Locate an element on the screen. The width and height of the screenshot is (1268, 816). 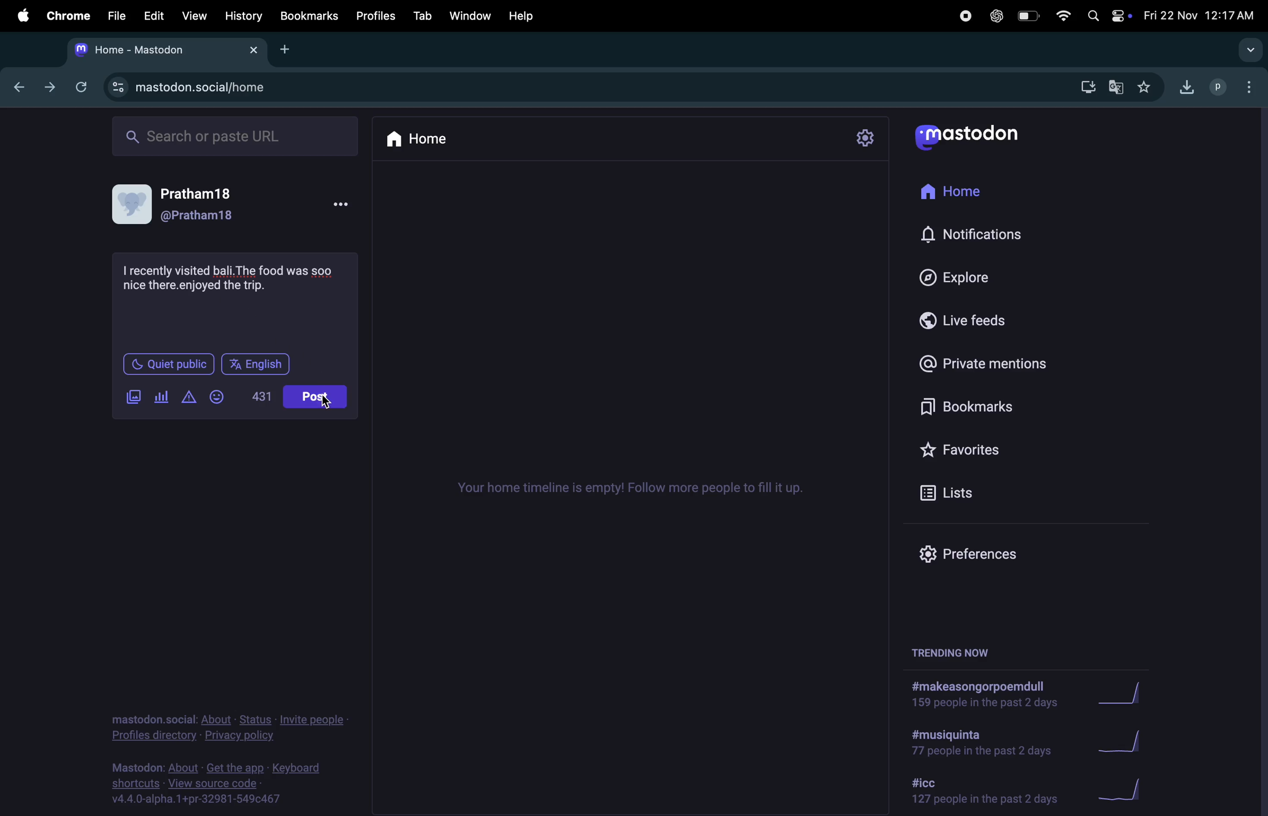
file is located at coordinates (113, 15).